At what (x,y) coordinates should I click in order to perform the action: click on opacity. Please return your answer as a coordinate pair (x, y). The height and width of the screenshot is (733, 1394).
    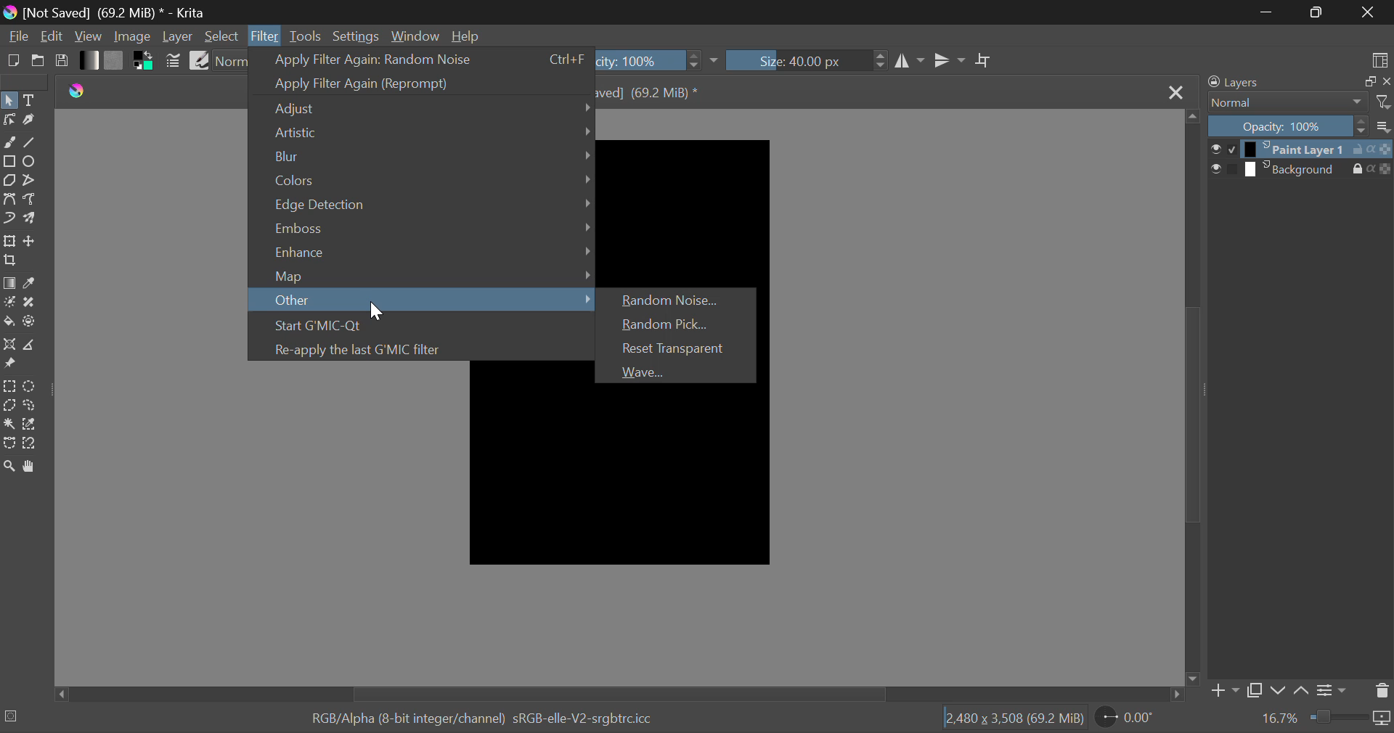
    Looking at the image, I should click on (1386, 150).